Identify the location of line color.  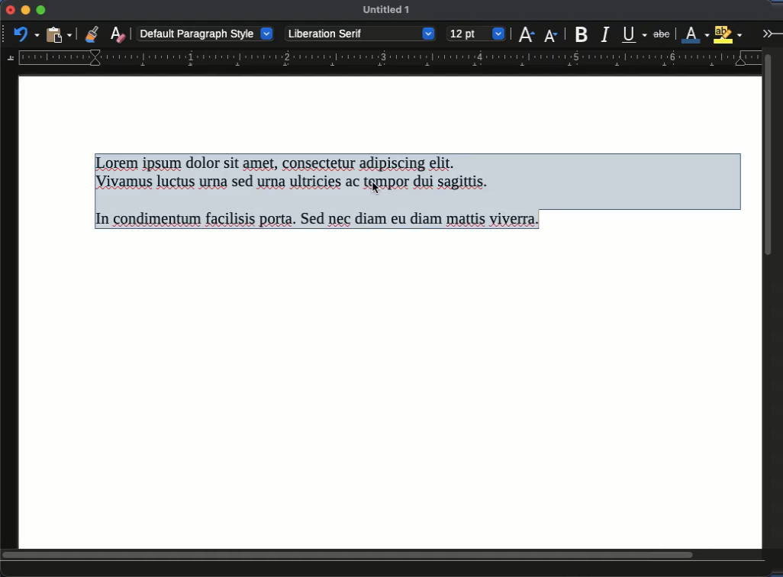
(695, 34).